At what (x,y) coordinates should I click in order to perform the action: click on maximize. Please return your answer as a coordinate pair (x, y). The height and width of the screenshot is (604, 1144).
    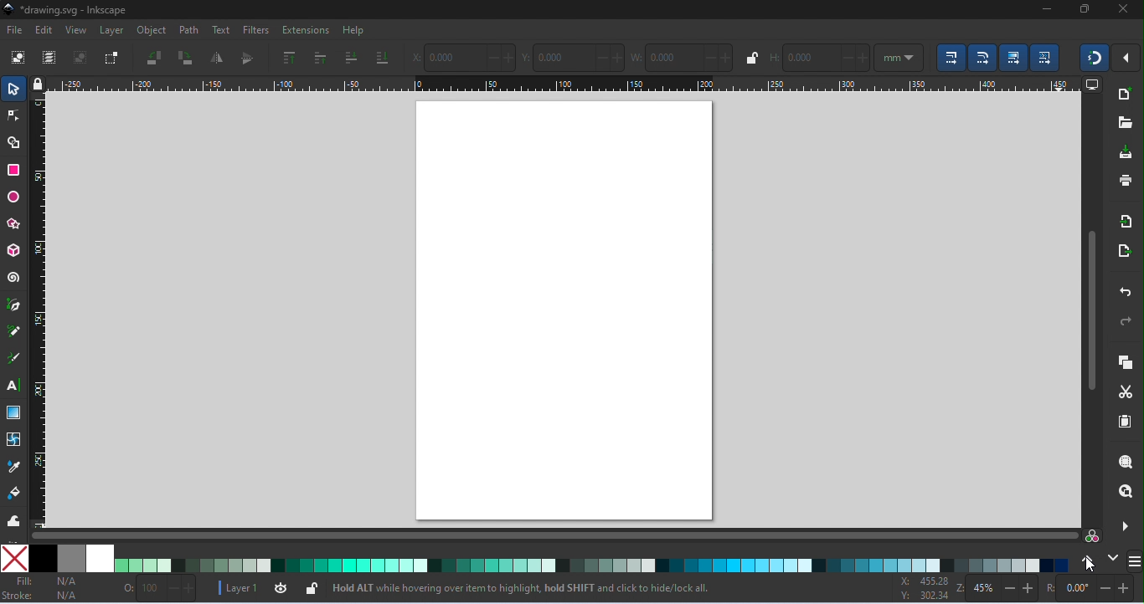
    Looking at the image, I should click on (1088, 11).